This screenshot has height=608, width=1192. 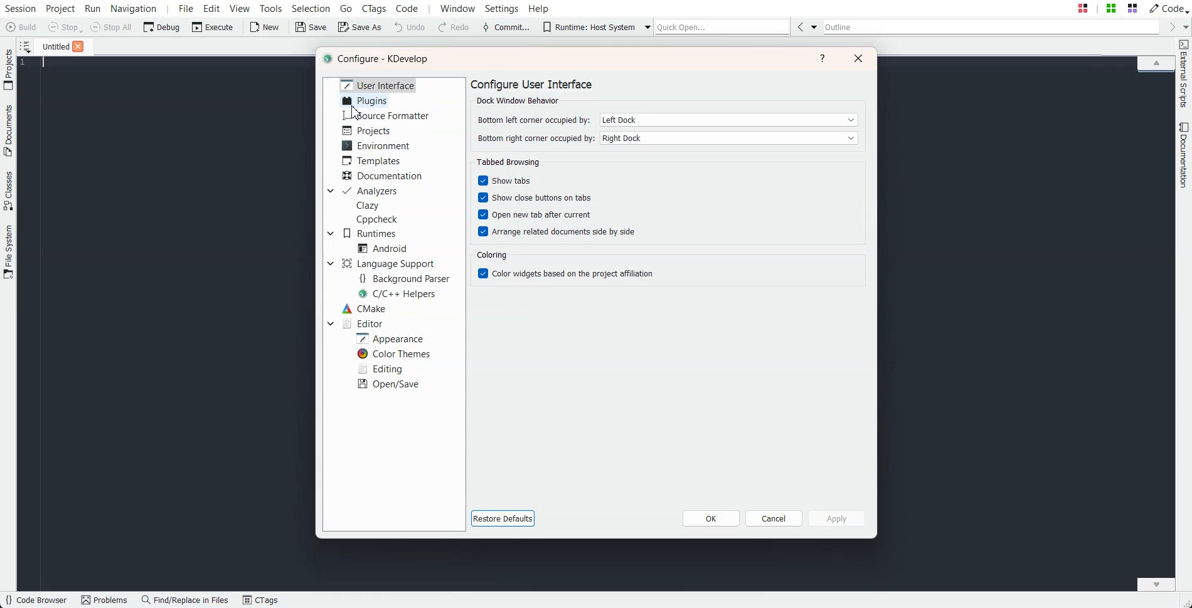 What do you see at coordinates (359, 26) in the screenshot?
I see `Save As` at bounding box center [359, 26].